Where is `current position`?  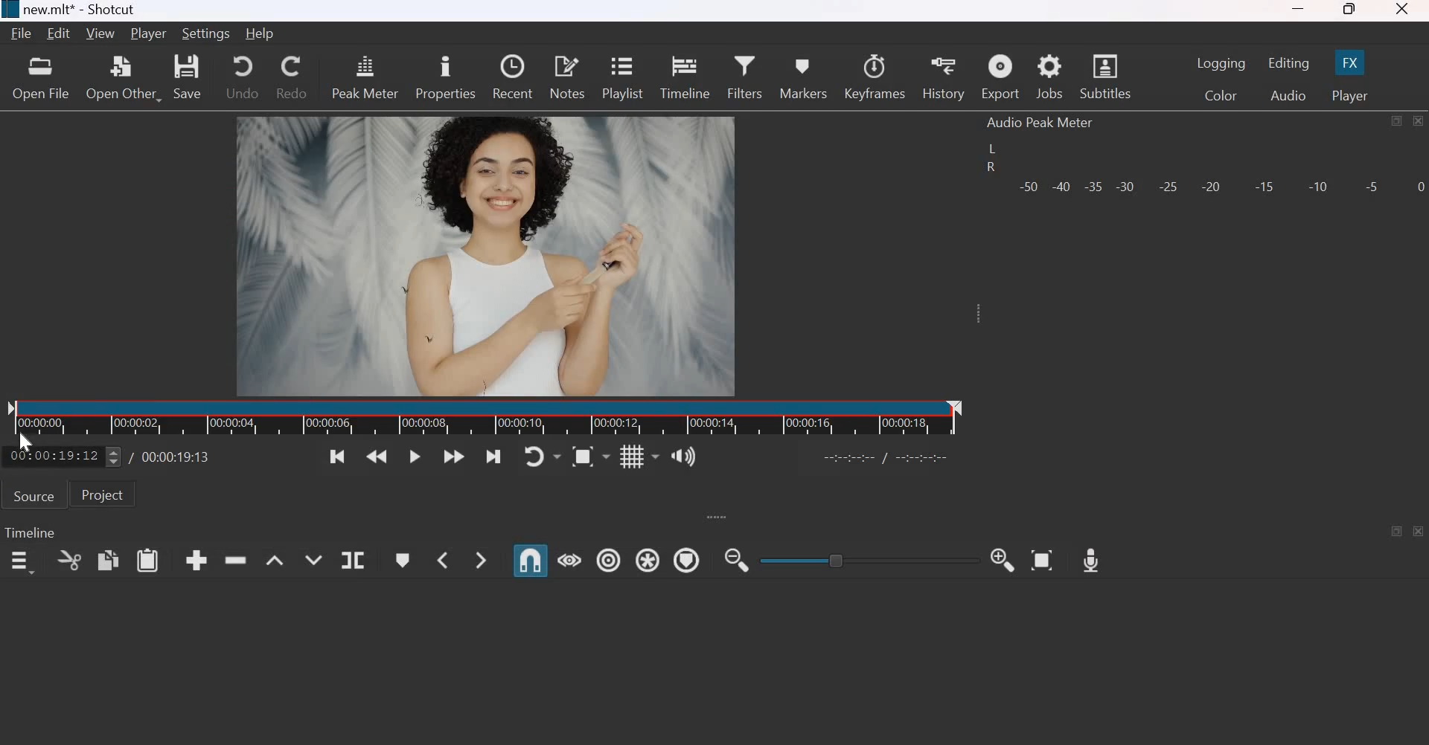
current position is located at coordinates (63, 456).